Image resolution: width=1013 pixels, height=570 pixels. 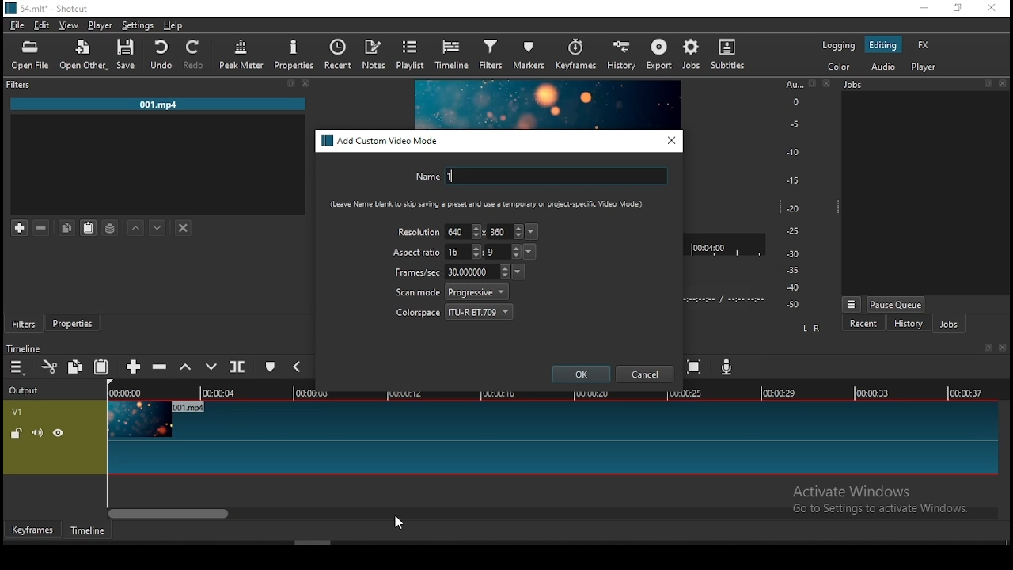 I want to click on record audio, so click(x=727, y=367).